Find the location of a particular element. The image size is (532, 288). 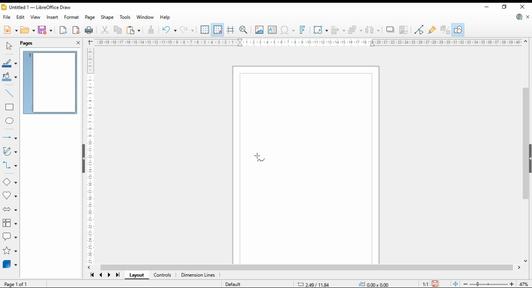

line color is located at coordinates (10, 63).